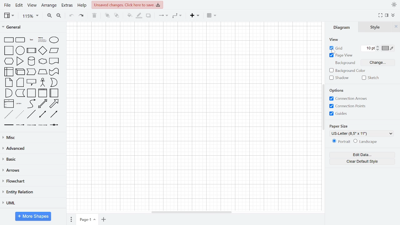  I want to click on more shapes, so click(33, 216).